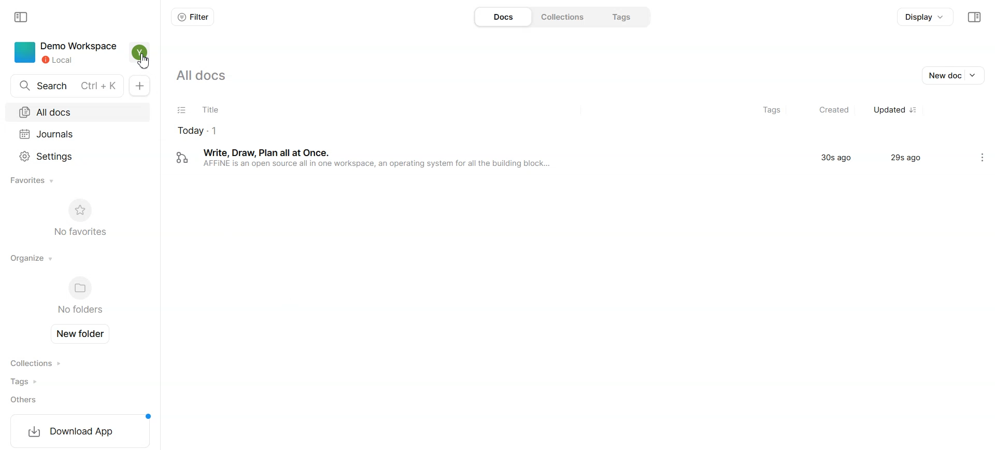 The height and width of the screenshot is (450, 995). What do you see at coordinates (40, 363) in the screenshot?
I see `Collections` at bounding box center [40, 363].